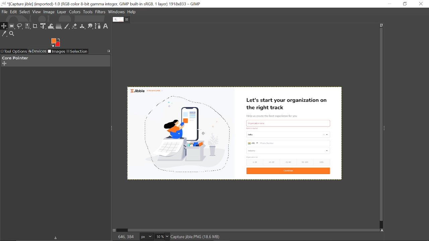  Describe the element at coordinates (37, 52) in the screenshot. I see `Devices` at that location.